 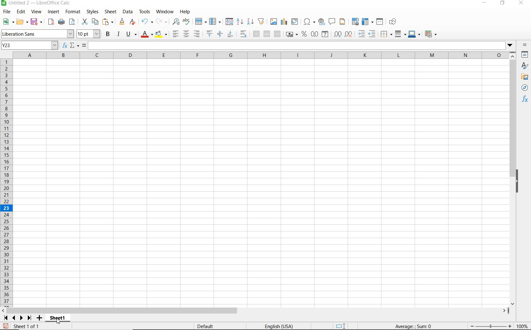 What do you see at coordinates (54, 12) in the screenshot?
I see `INSERT` at bounding box center [54, 12].